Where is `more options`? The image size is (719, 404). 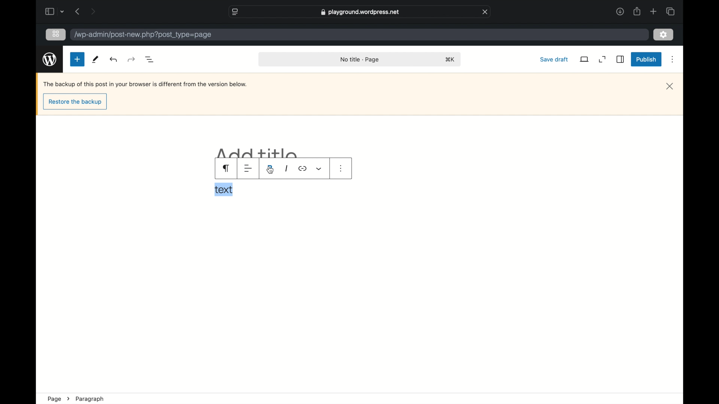
more options is located at coordinates (341, 168).